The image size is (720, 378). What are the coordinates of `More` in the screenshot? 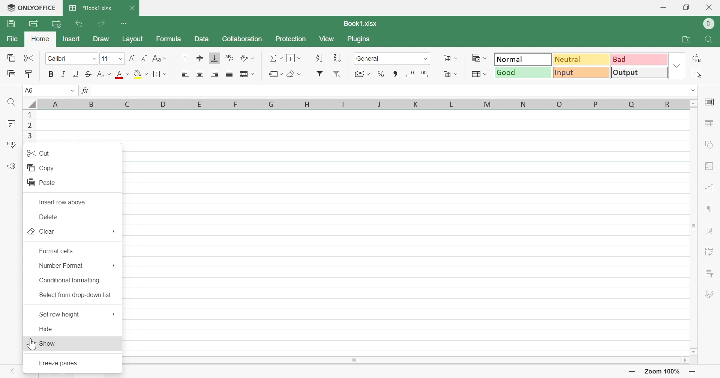 It's located at (114, 233).